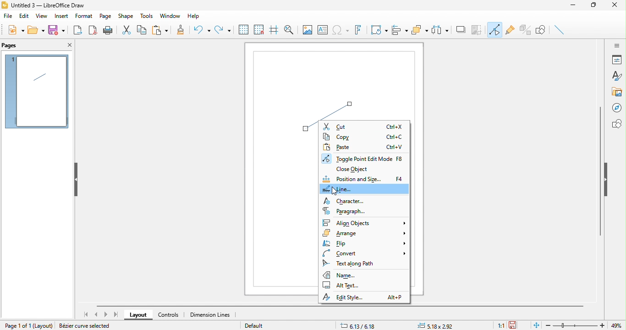  Describe the element at coordinates (89, 325) in the screenshot. I see `bezier curve selected` at that location.